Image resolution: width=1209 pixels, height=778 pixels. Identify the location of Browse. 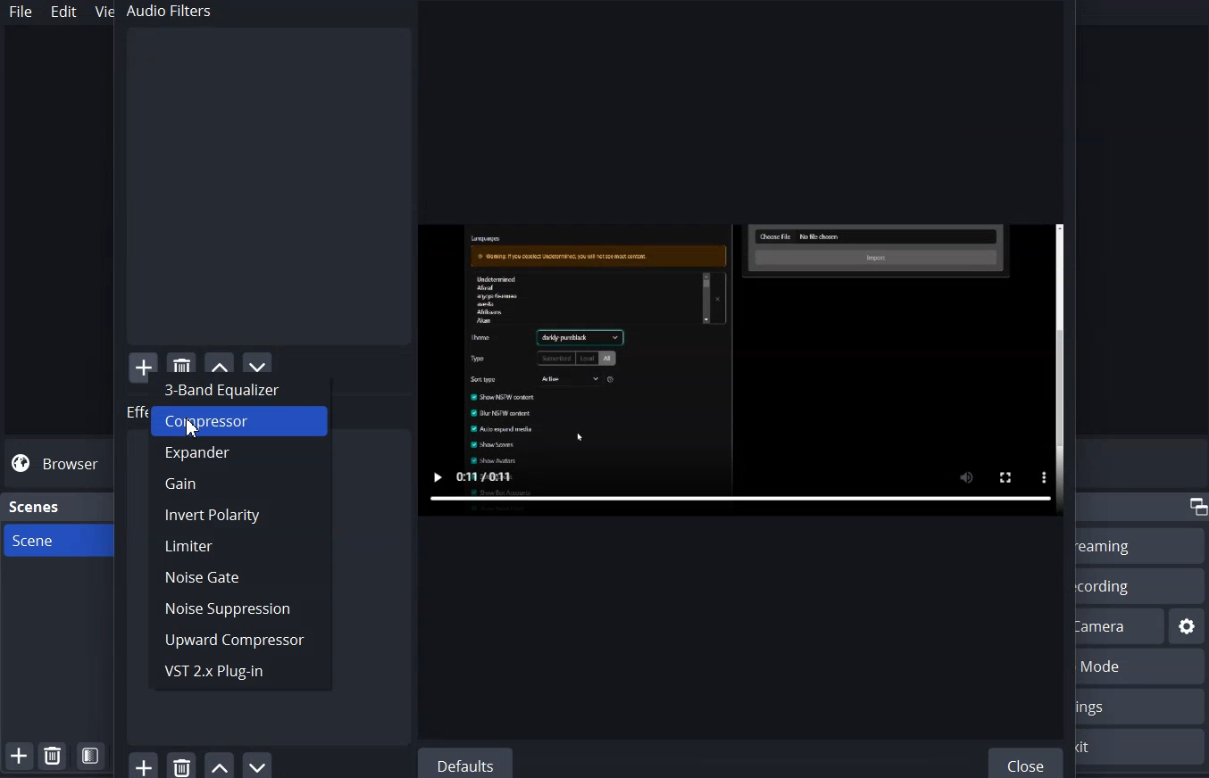
(57, 464).